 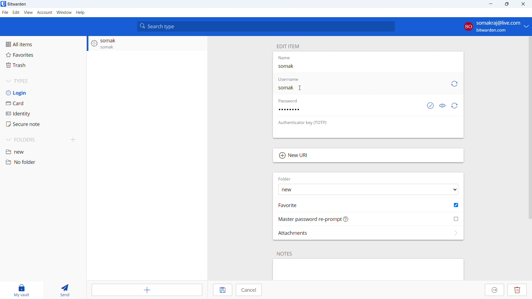 I want to click on folders, so click(x=34, y=140).